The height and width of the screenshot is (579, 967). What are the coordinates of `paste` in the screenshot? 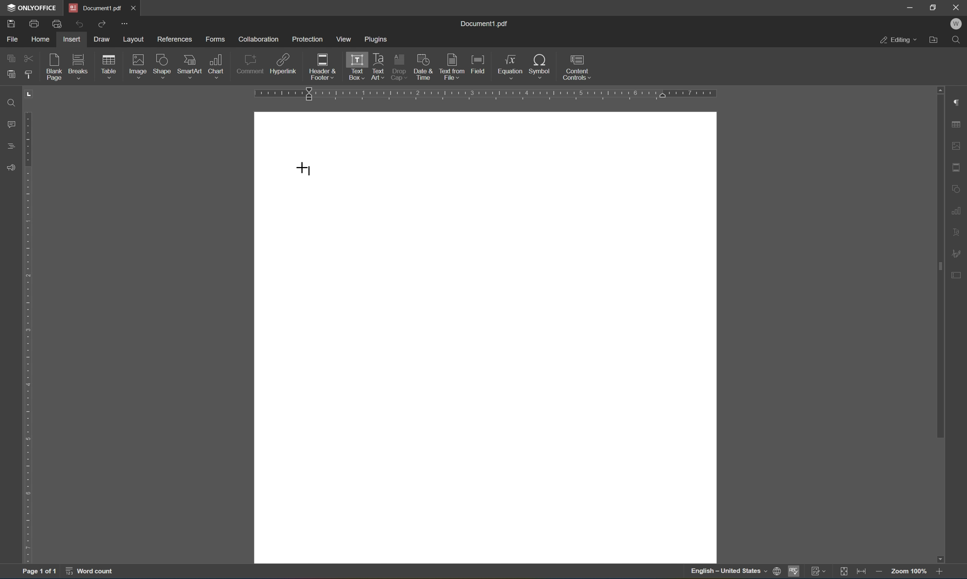 It's located at (9, 75).